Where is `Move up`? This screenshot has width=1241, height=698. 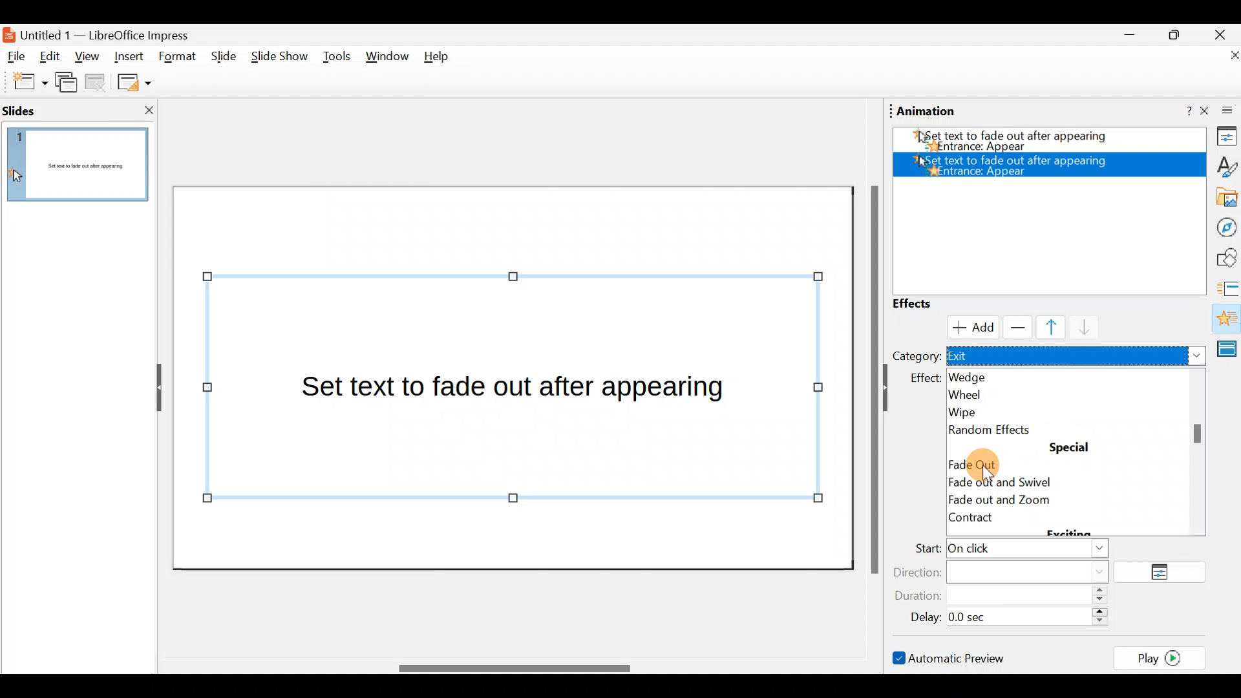 Move up is located at coordinates (1043, 327).